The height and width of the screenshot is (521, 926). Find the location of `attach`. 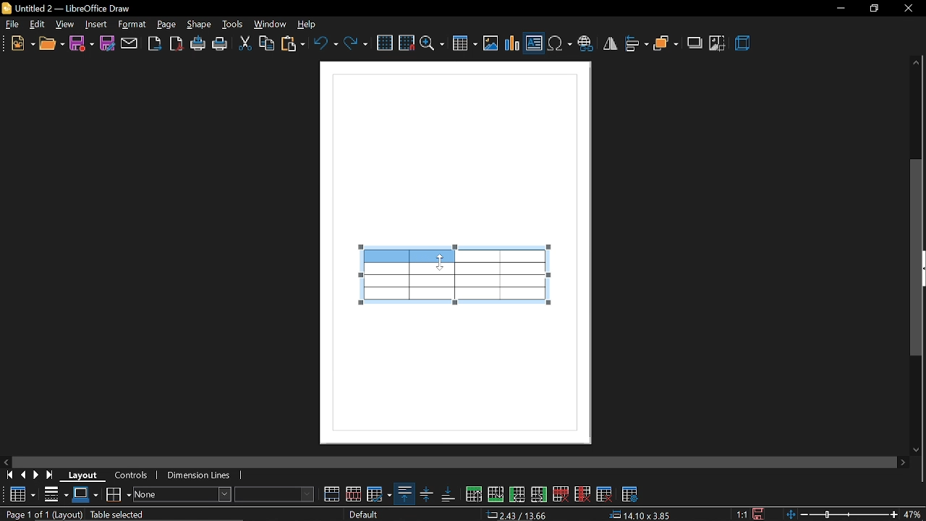

attach is located at coordinates (129, 43).